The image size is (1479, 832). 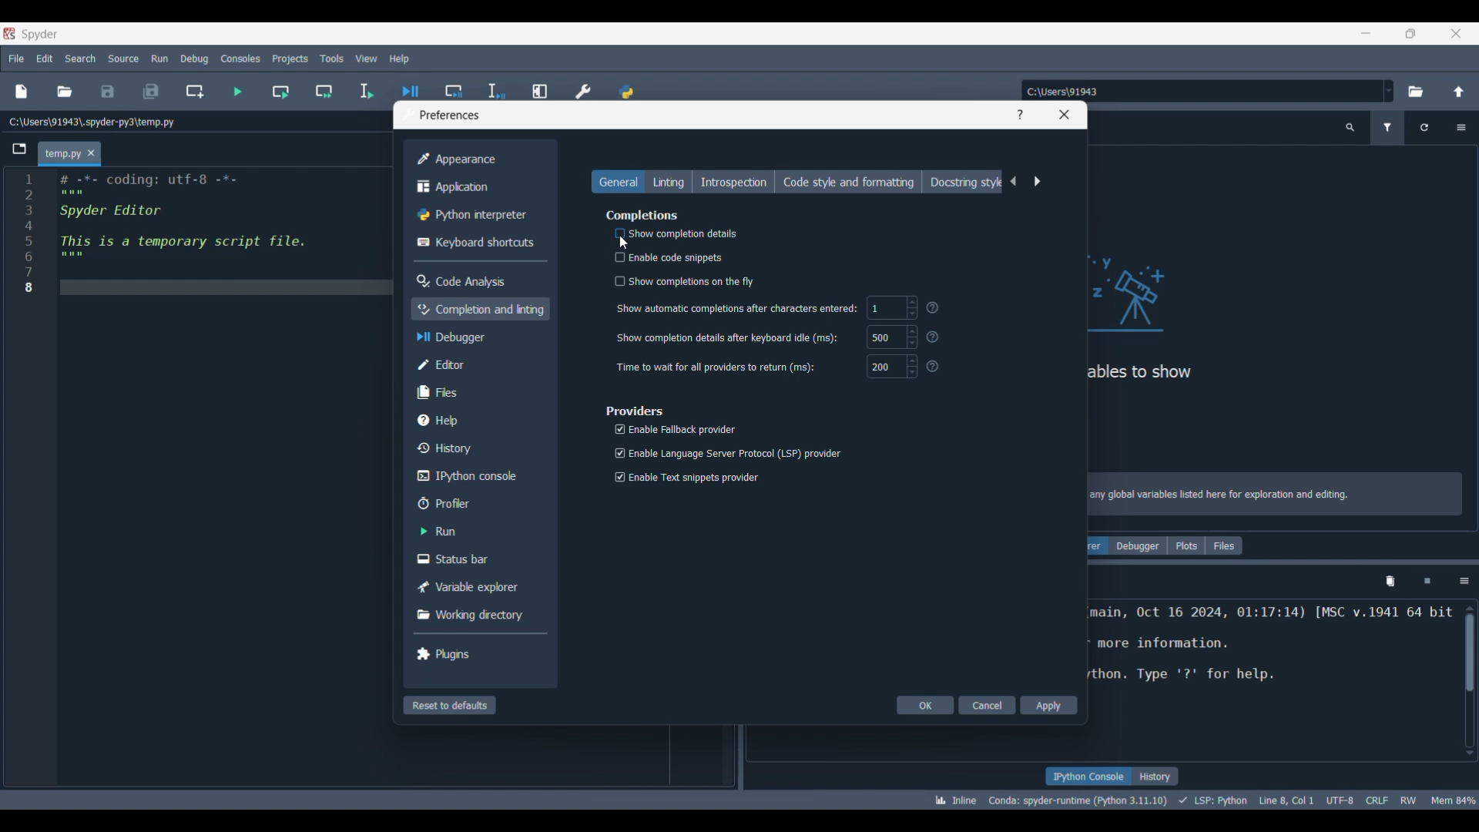 I want to click on Save file, so click(x=108, y=92).